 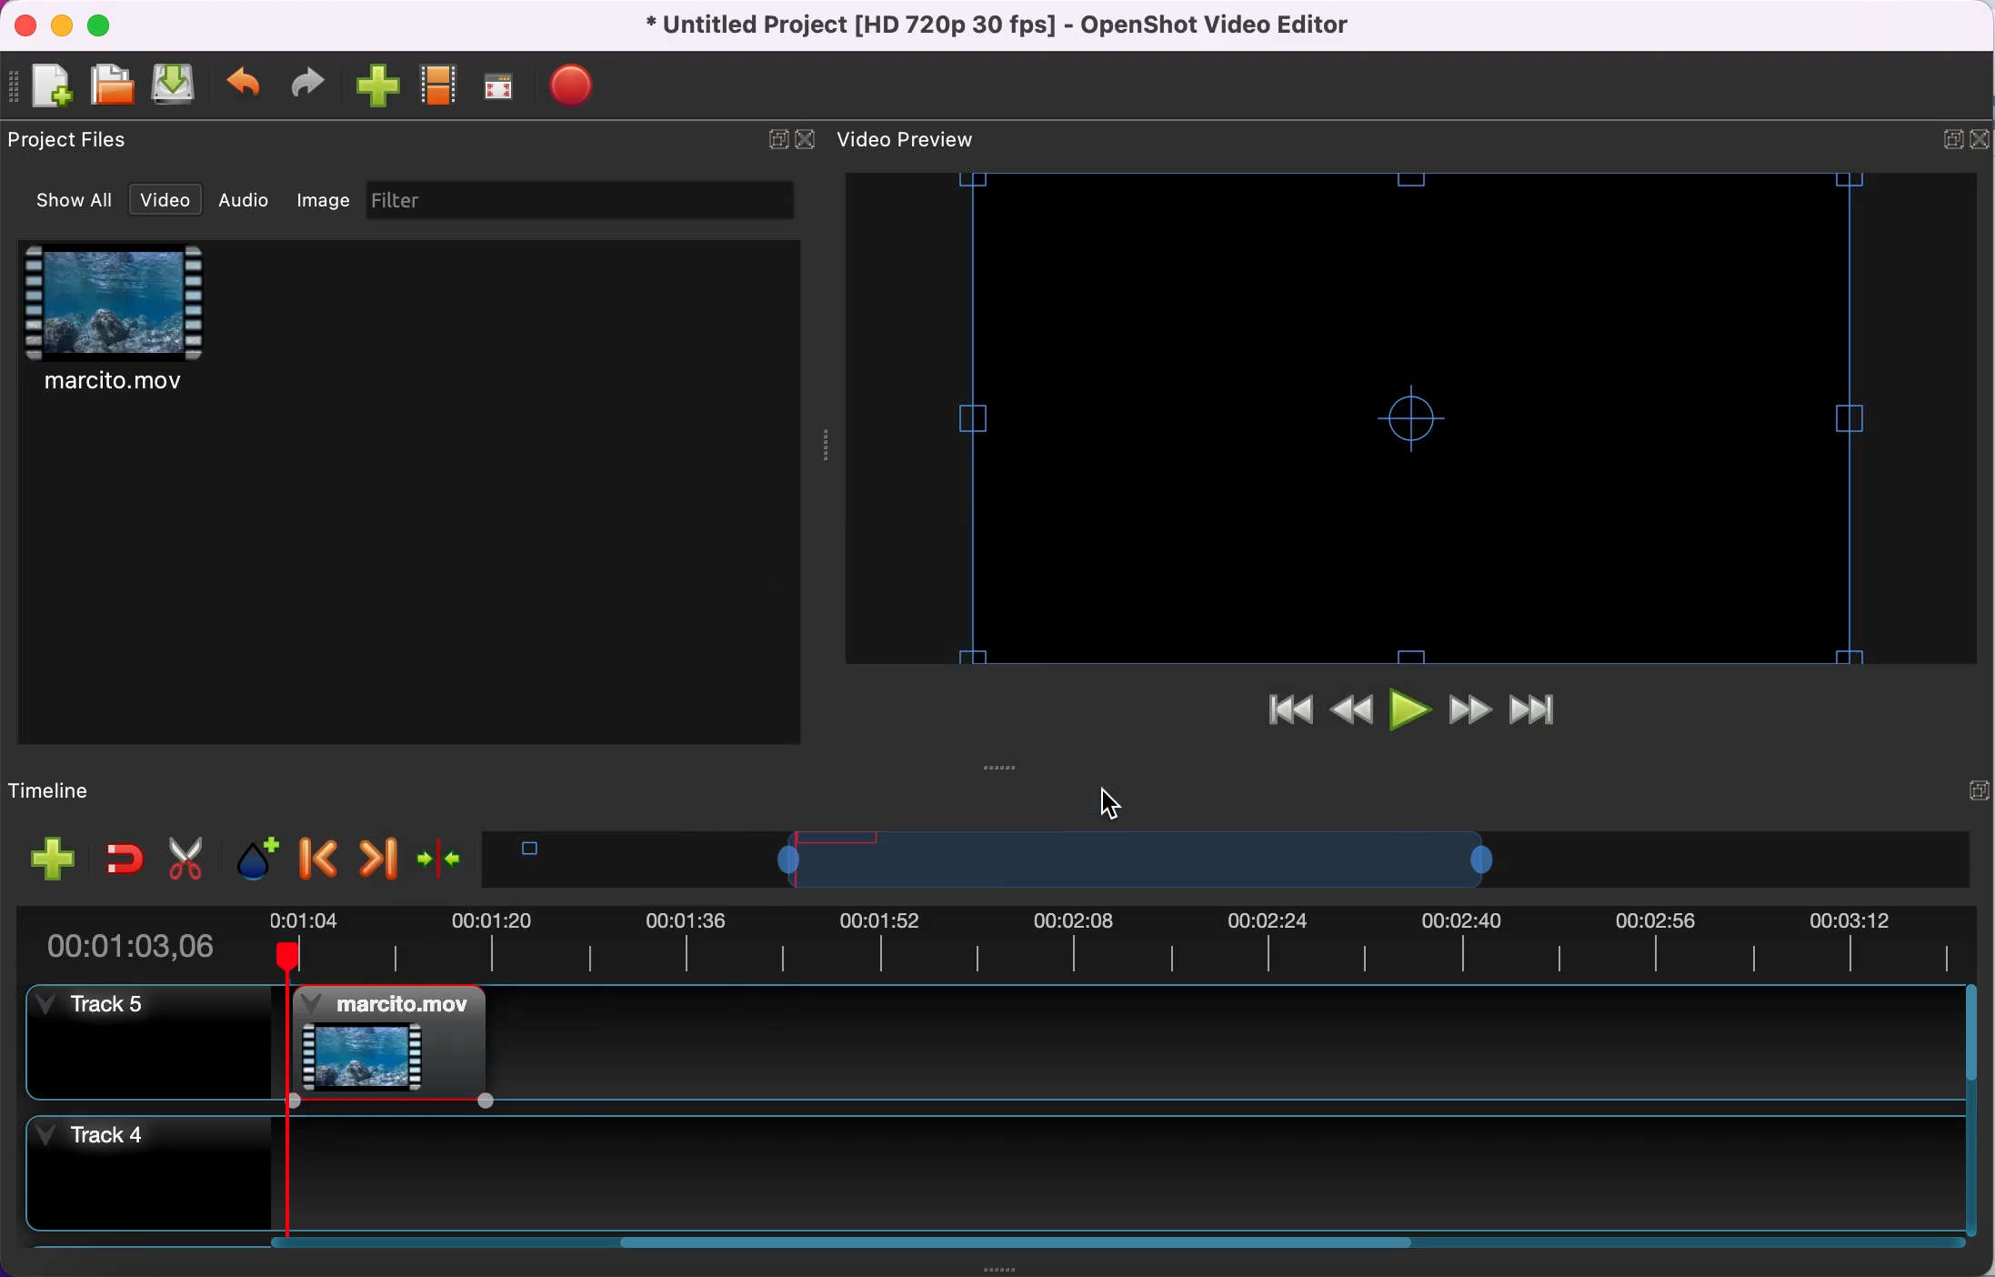 What do you see at coordinates (1469, 715) in the screenshot?
I see `fast forward` at bounding box center [1469, 715].